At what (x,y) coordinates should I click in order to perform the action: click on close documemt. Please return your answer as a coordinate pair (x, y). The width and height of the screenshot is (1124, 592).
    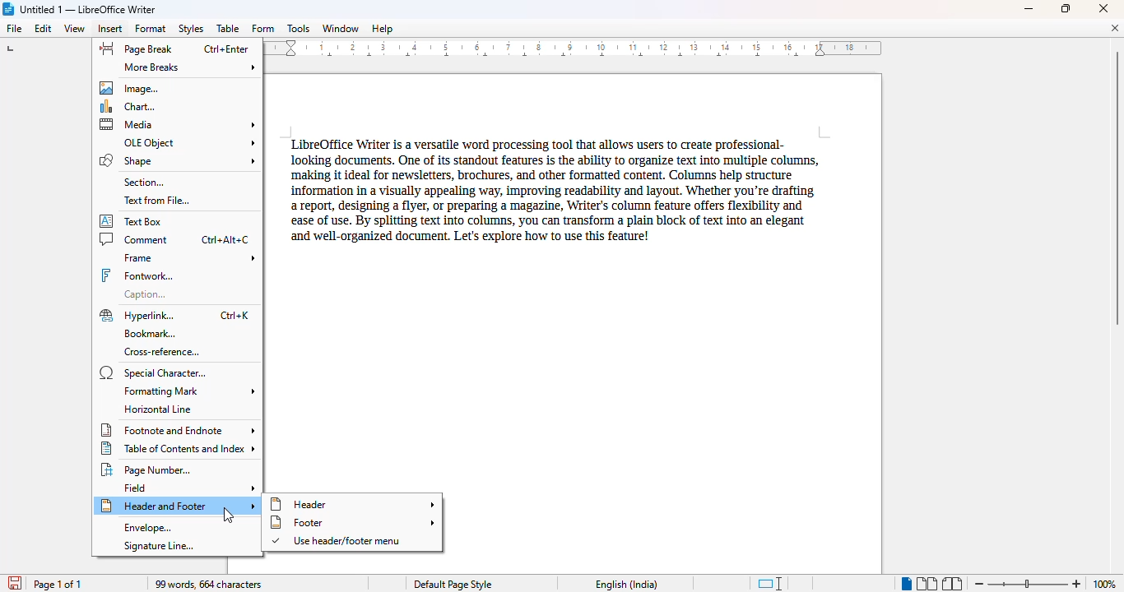
    Looking at the image, I should click on (1115, 28).